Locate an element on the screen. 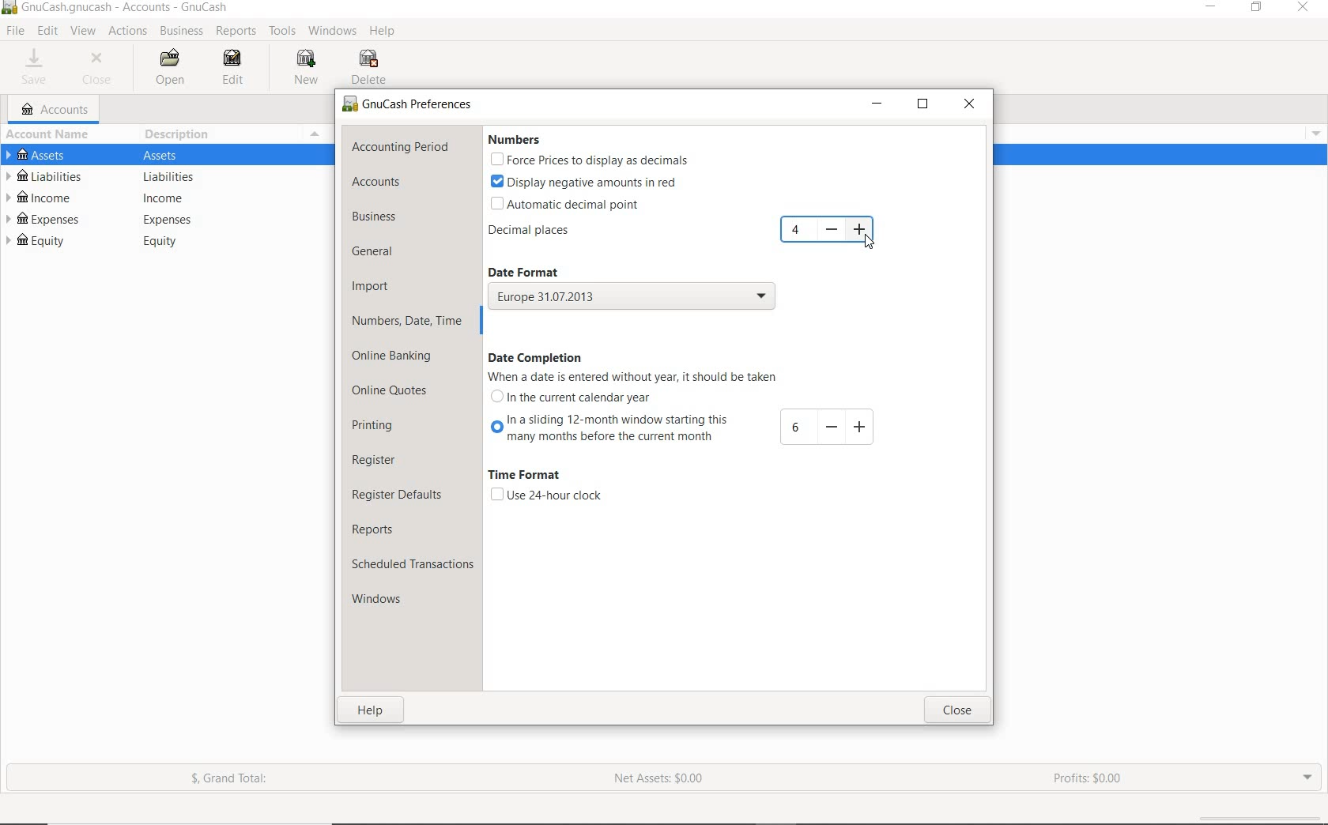 This screenshot has width=1328, height=825. DELETE is located at coordinates (371, 67).